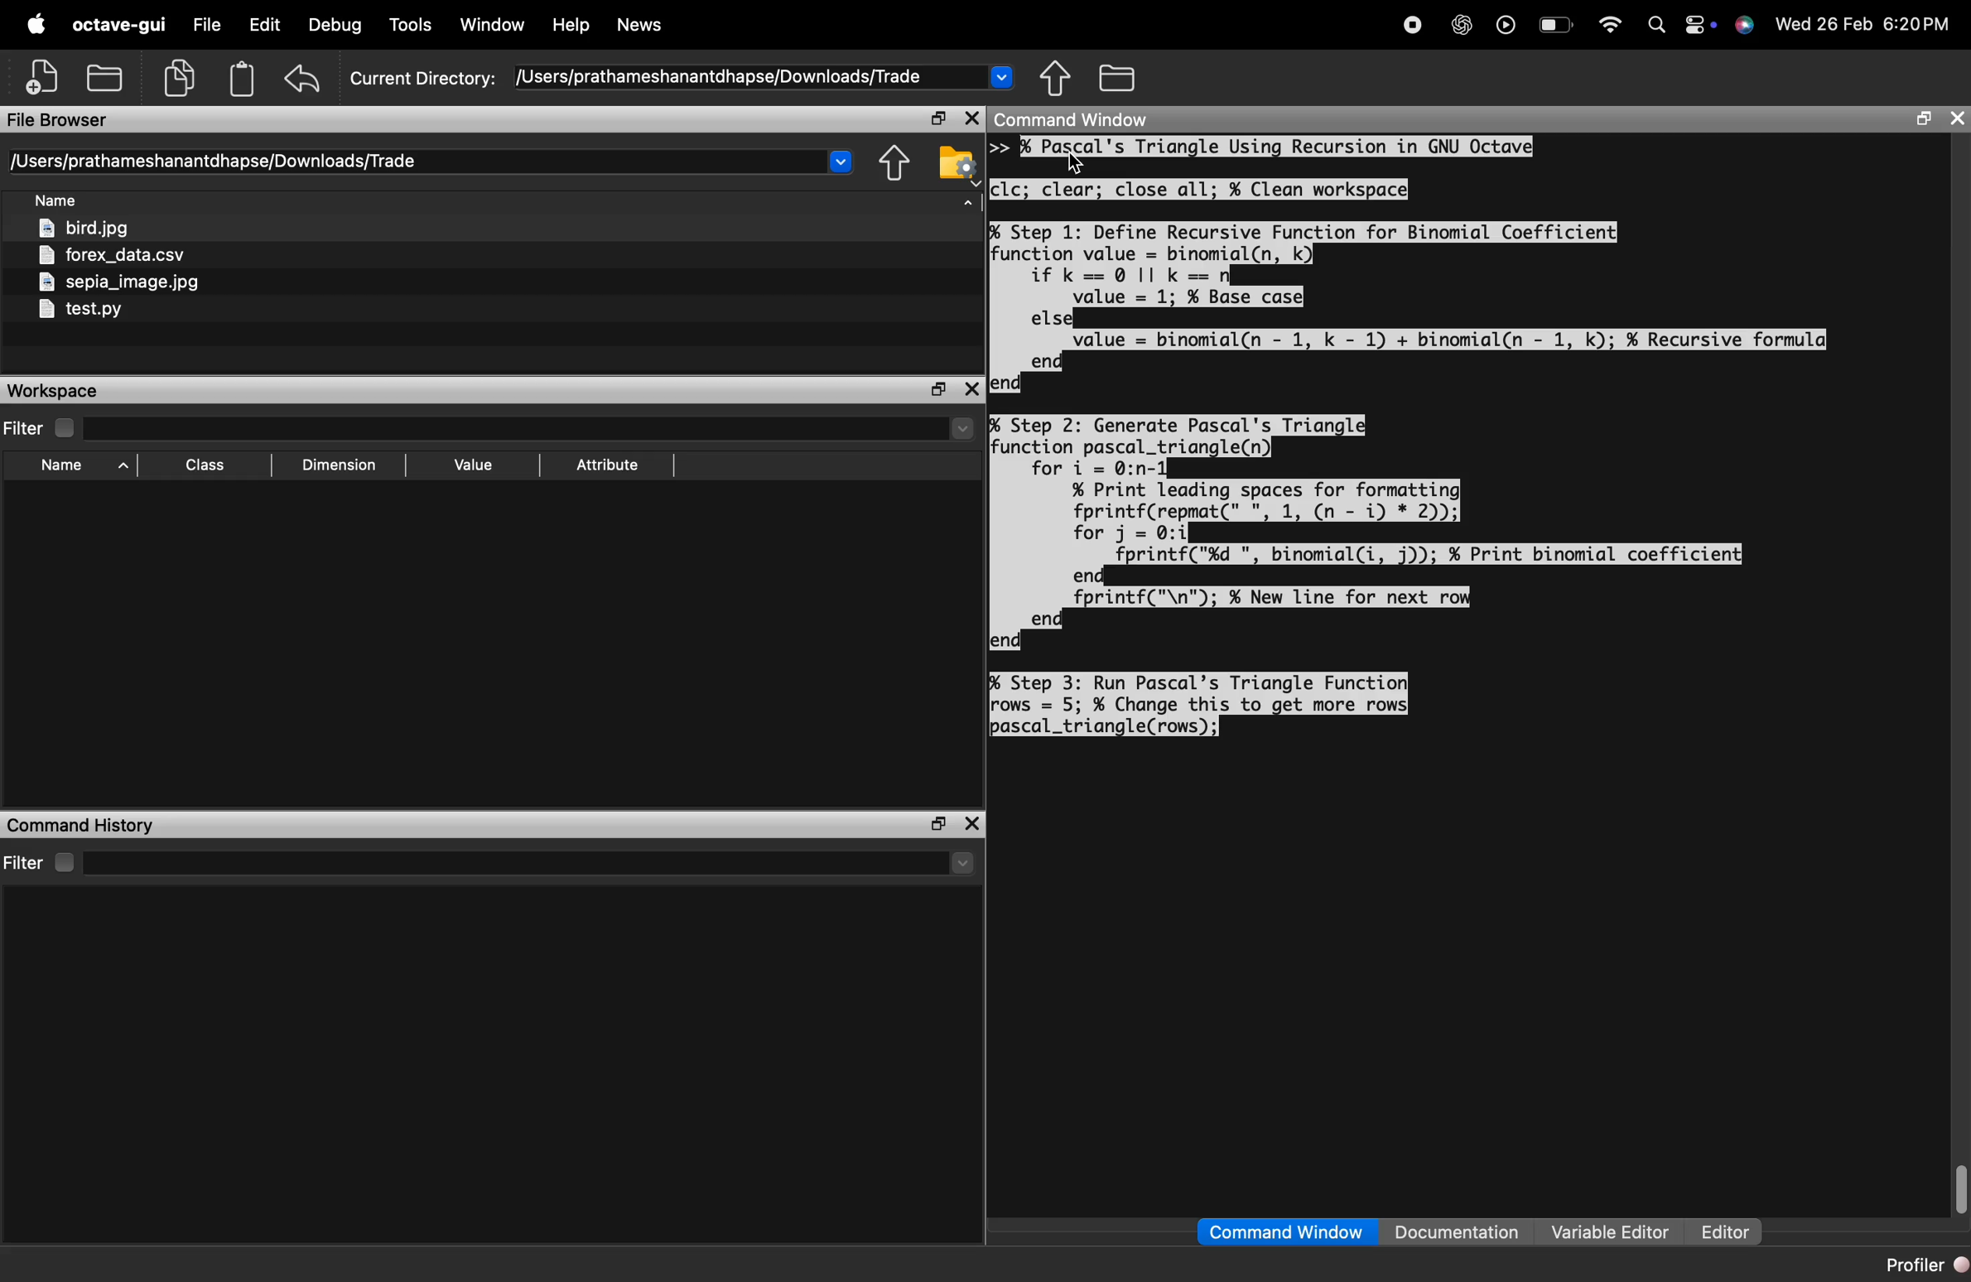 Image resolution: width=1971 pixels, height=1282 pixels. I want to click on Command Window, so click(1285, 1232).